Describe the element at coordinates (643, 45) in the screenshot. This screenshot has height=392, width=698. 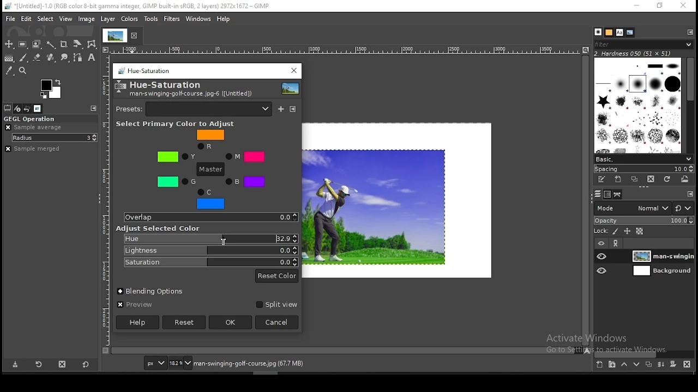
I see `brushes filter` at that location.